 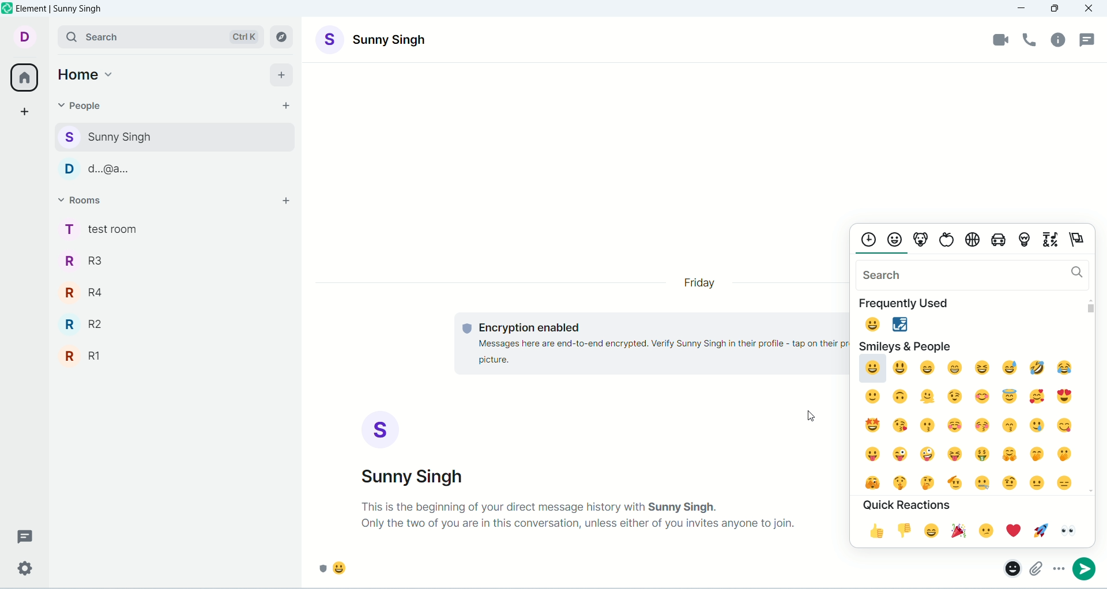 What do you see at coordinates (175, 288) in the screenshot?
I see `R4` at bounding box center [175, 288].